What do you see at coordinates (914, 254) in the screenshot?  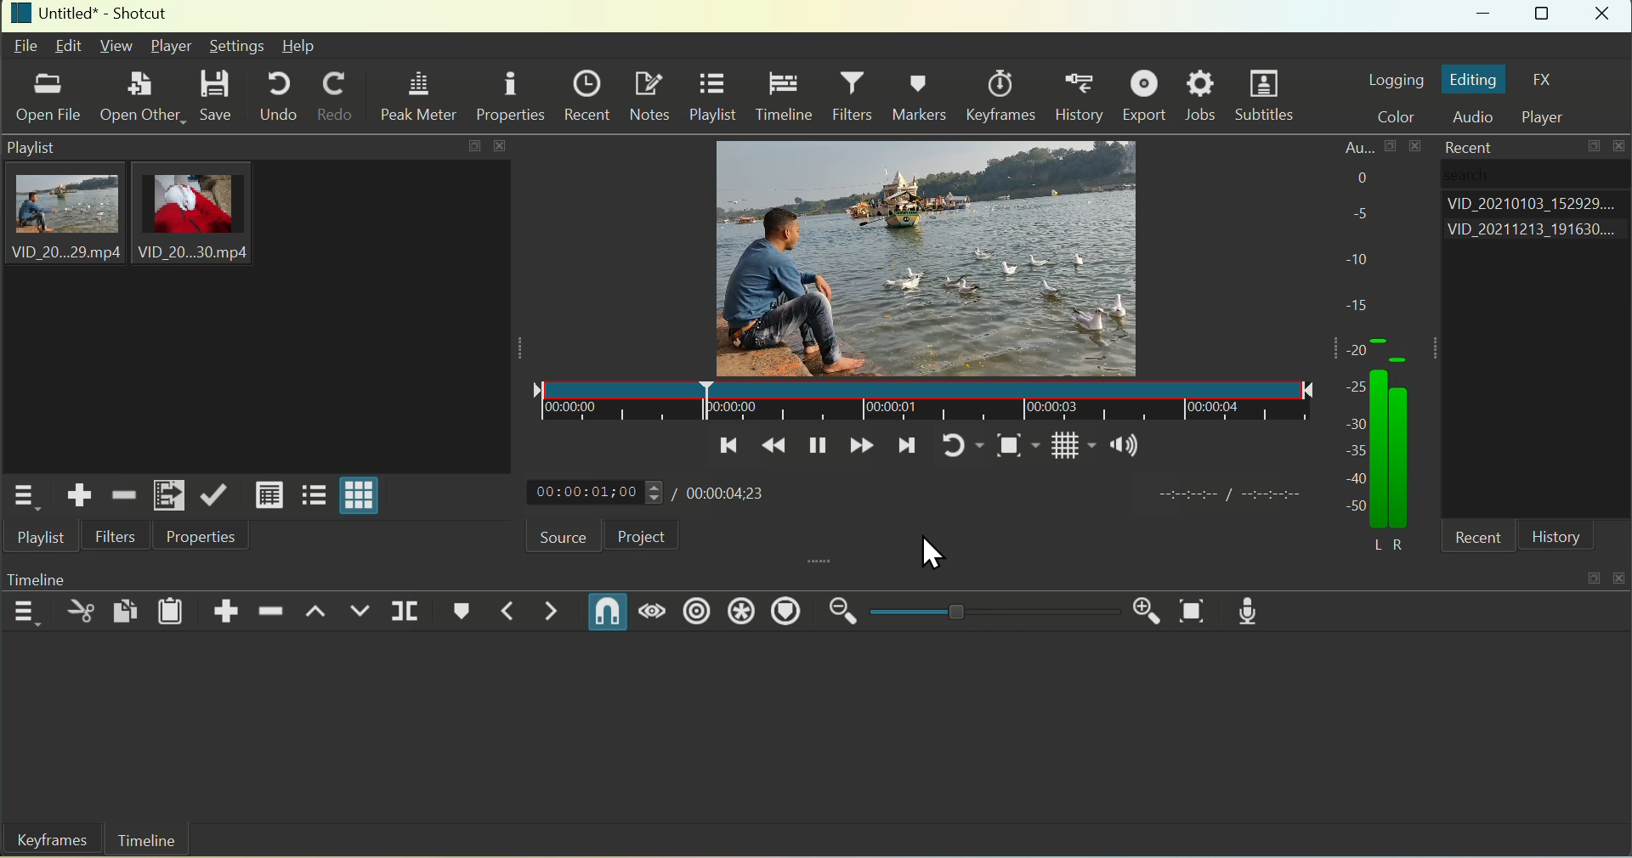 I see `Video Playlist` at bounding box center [914, 254].